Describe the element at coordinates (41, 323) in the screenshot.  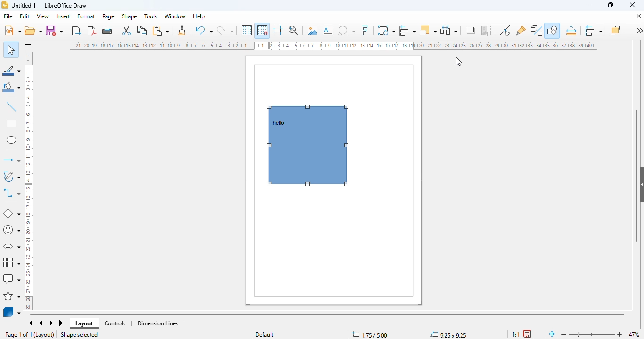
I see `scroll to previous sheet` at that location.